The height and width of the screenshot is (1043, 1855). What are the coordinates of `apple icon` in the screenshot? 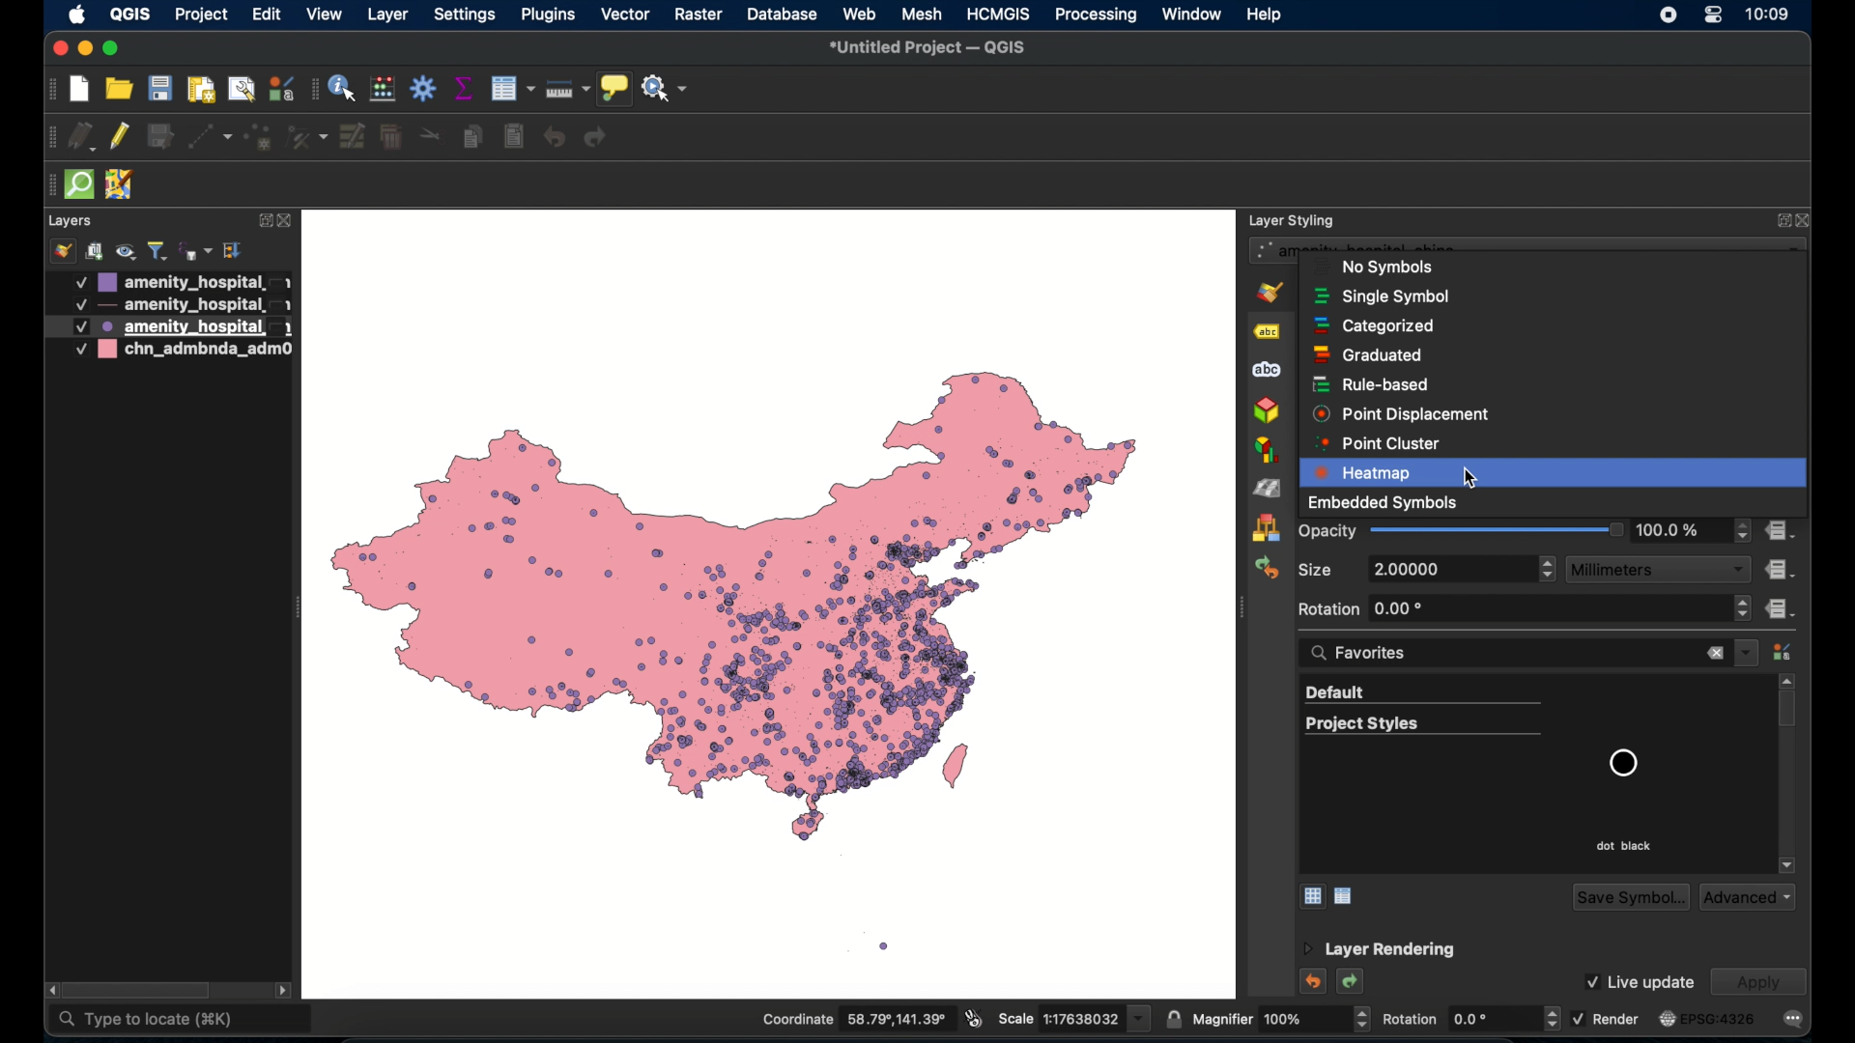 It's located at (77, 16).